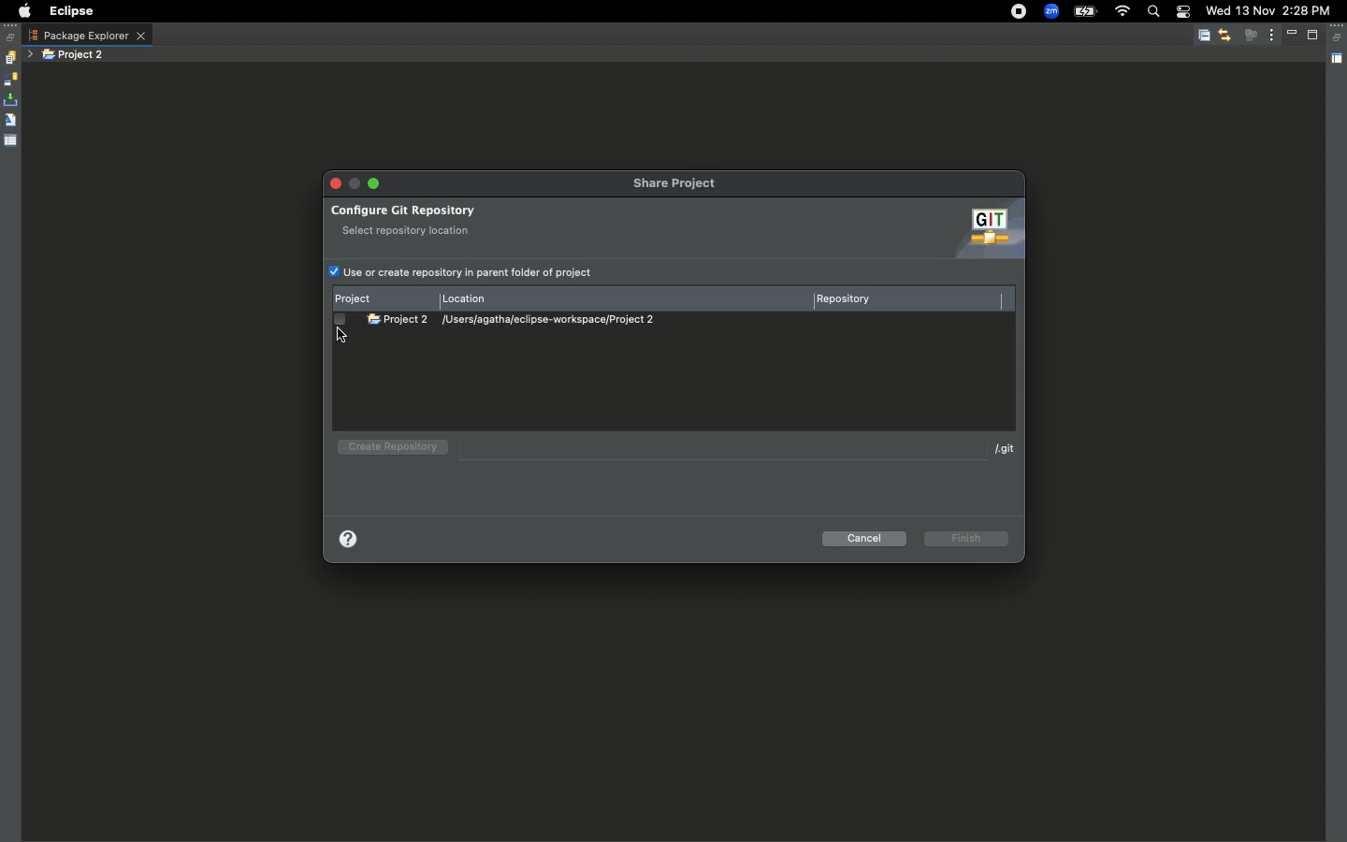 Image resolution: width=1347 pixels, height=842 pixels. What do you see at coordinates (558, 319) in the screenshot?
I see `Project 2: /Users/agatha/eclipse-workspace/Project 2` at bounding box center [558, 319].